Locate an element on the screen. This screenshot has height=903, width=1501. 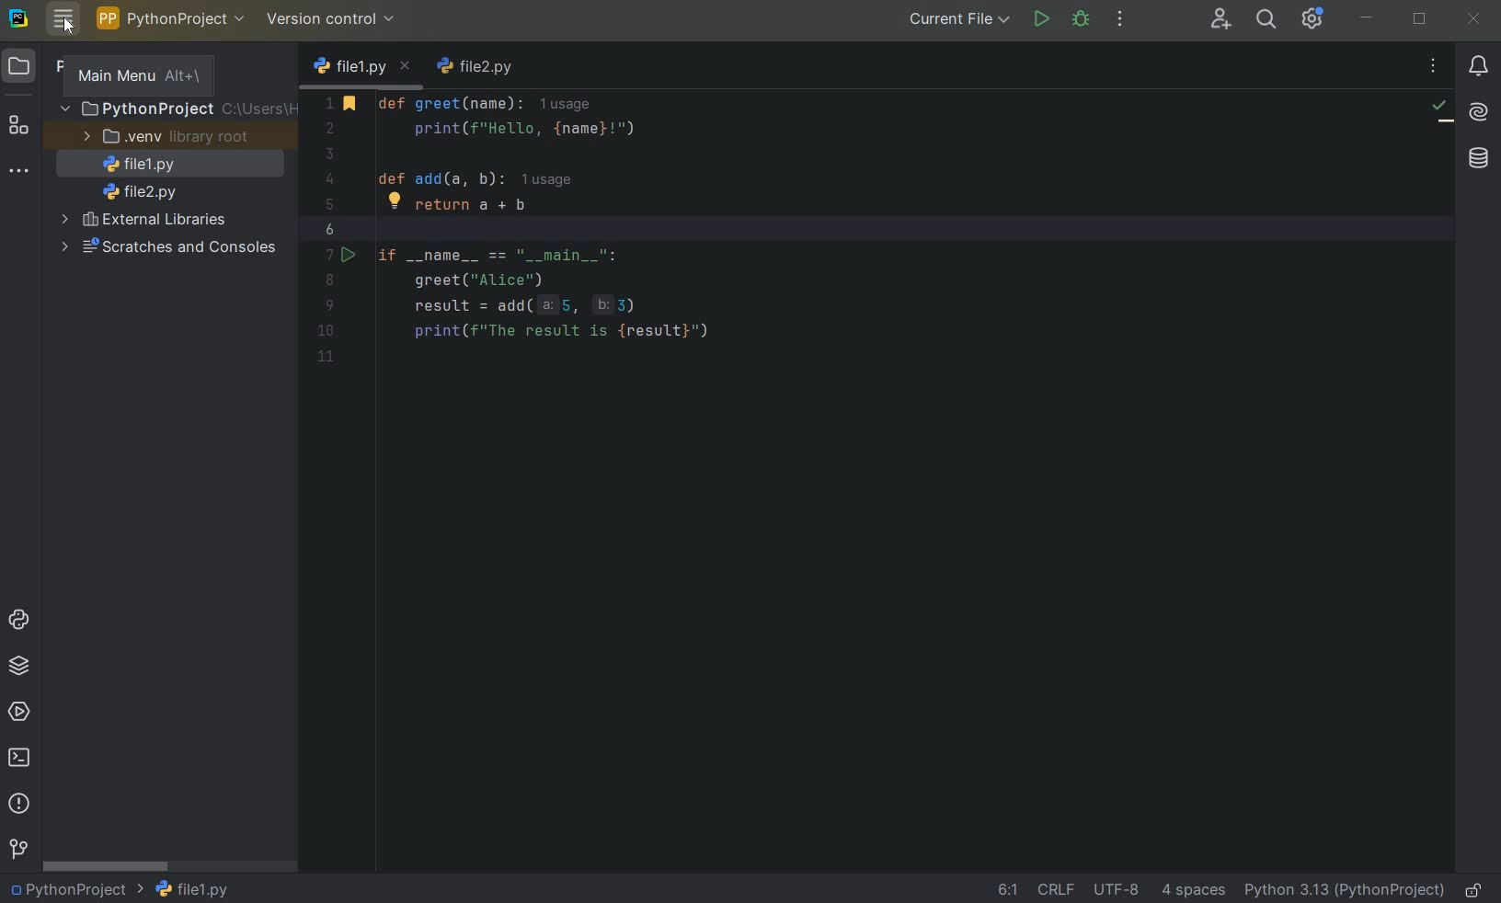
code with me is located at coordinates (1220, 21).